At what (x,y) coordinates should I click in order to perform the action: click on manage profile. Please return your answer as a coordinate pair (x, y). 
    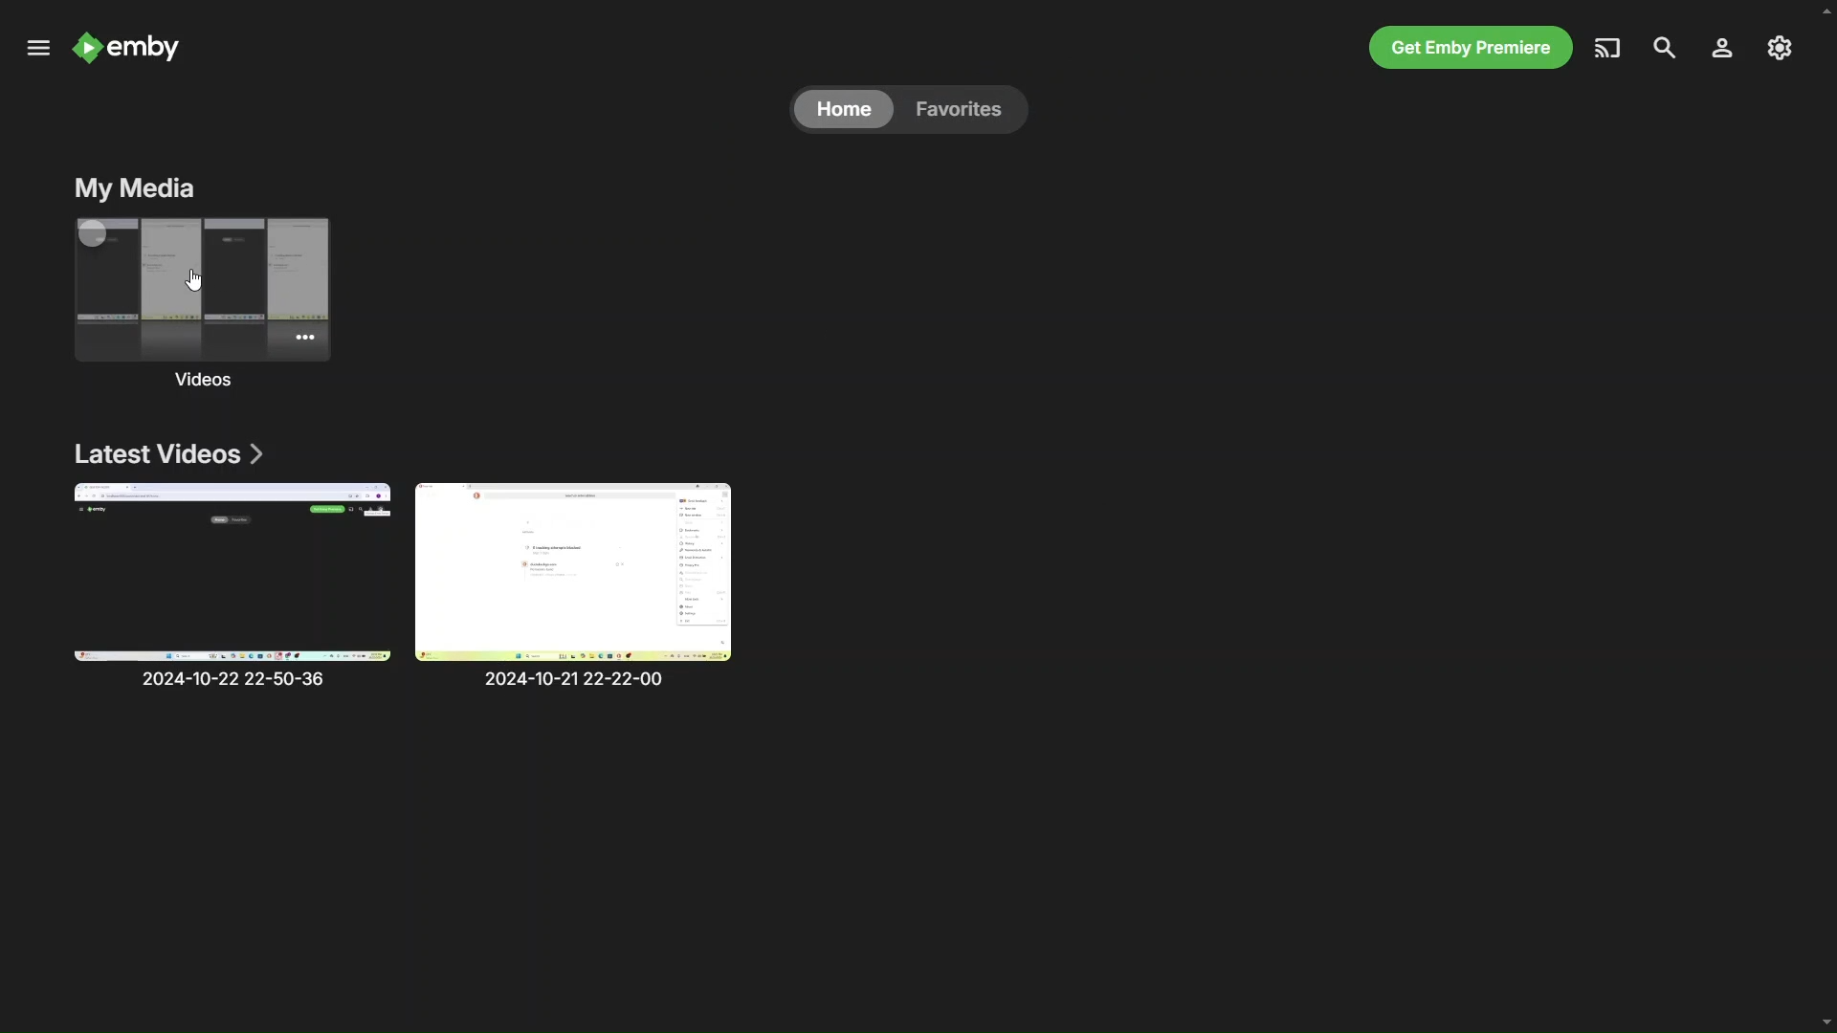
    Looking at the image, I should click on (1720, 49).